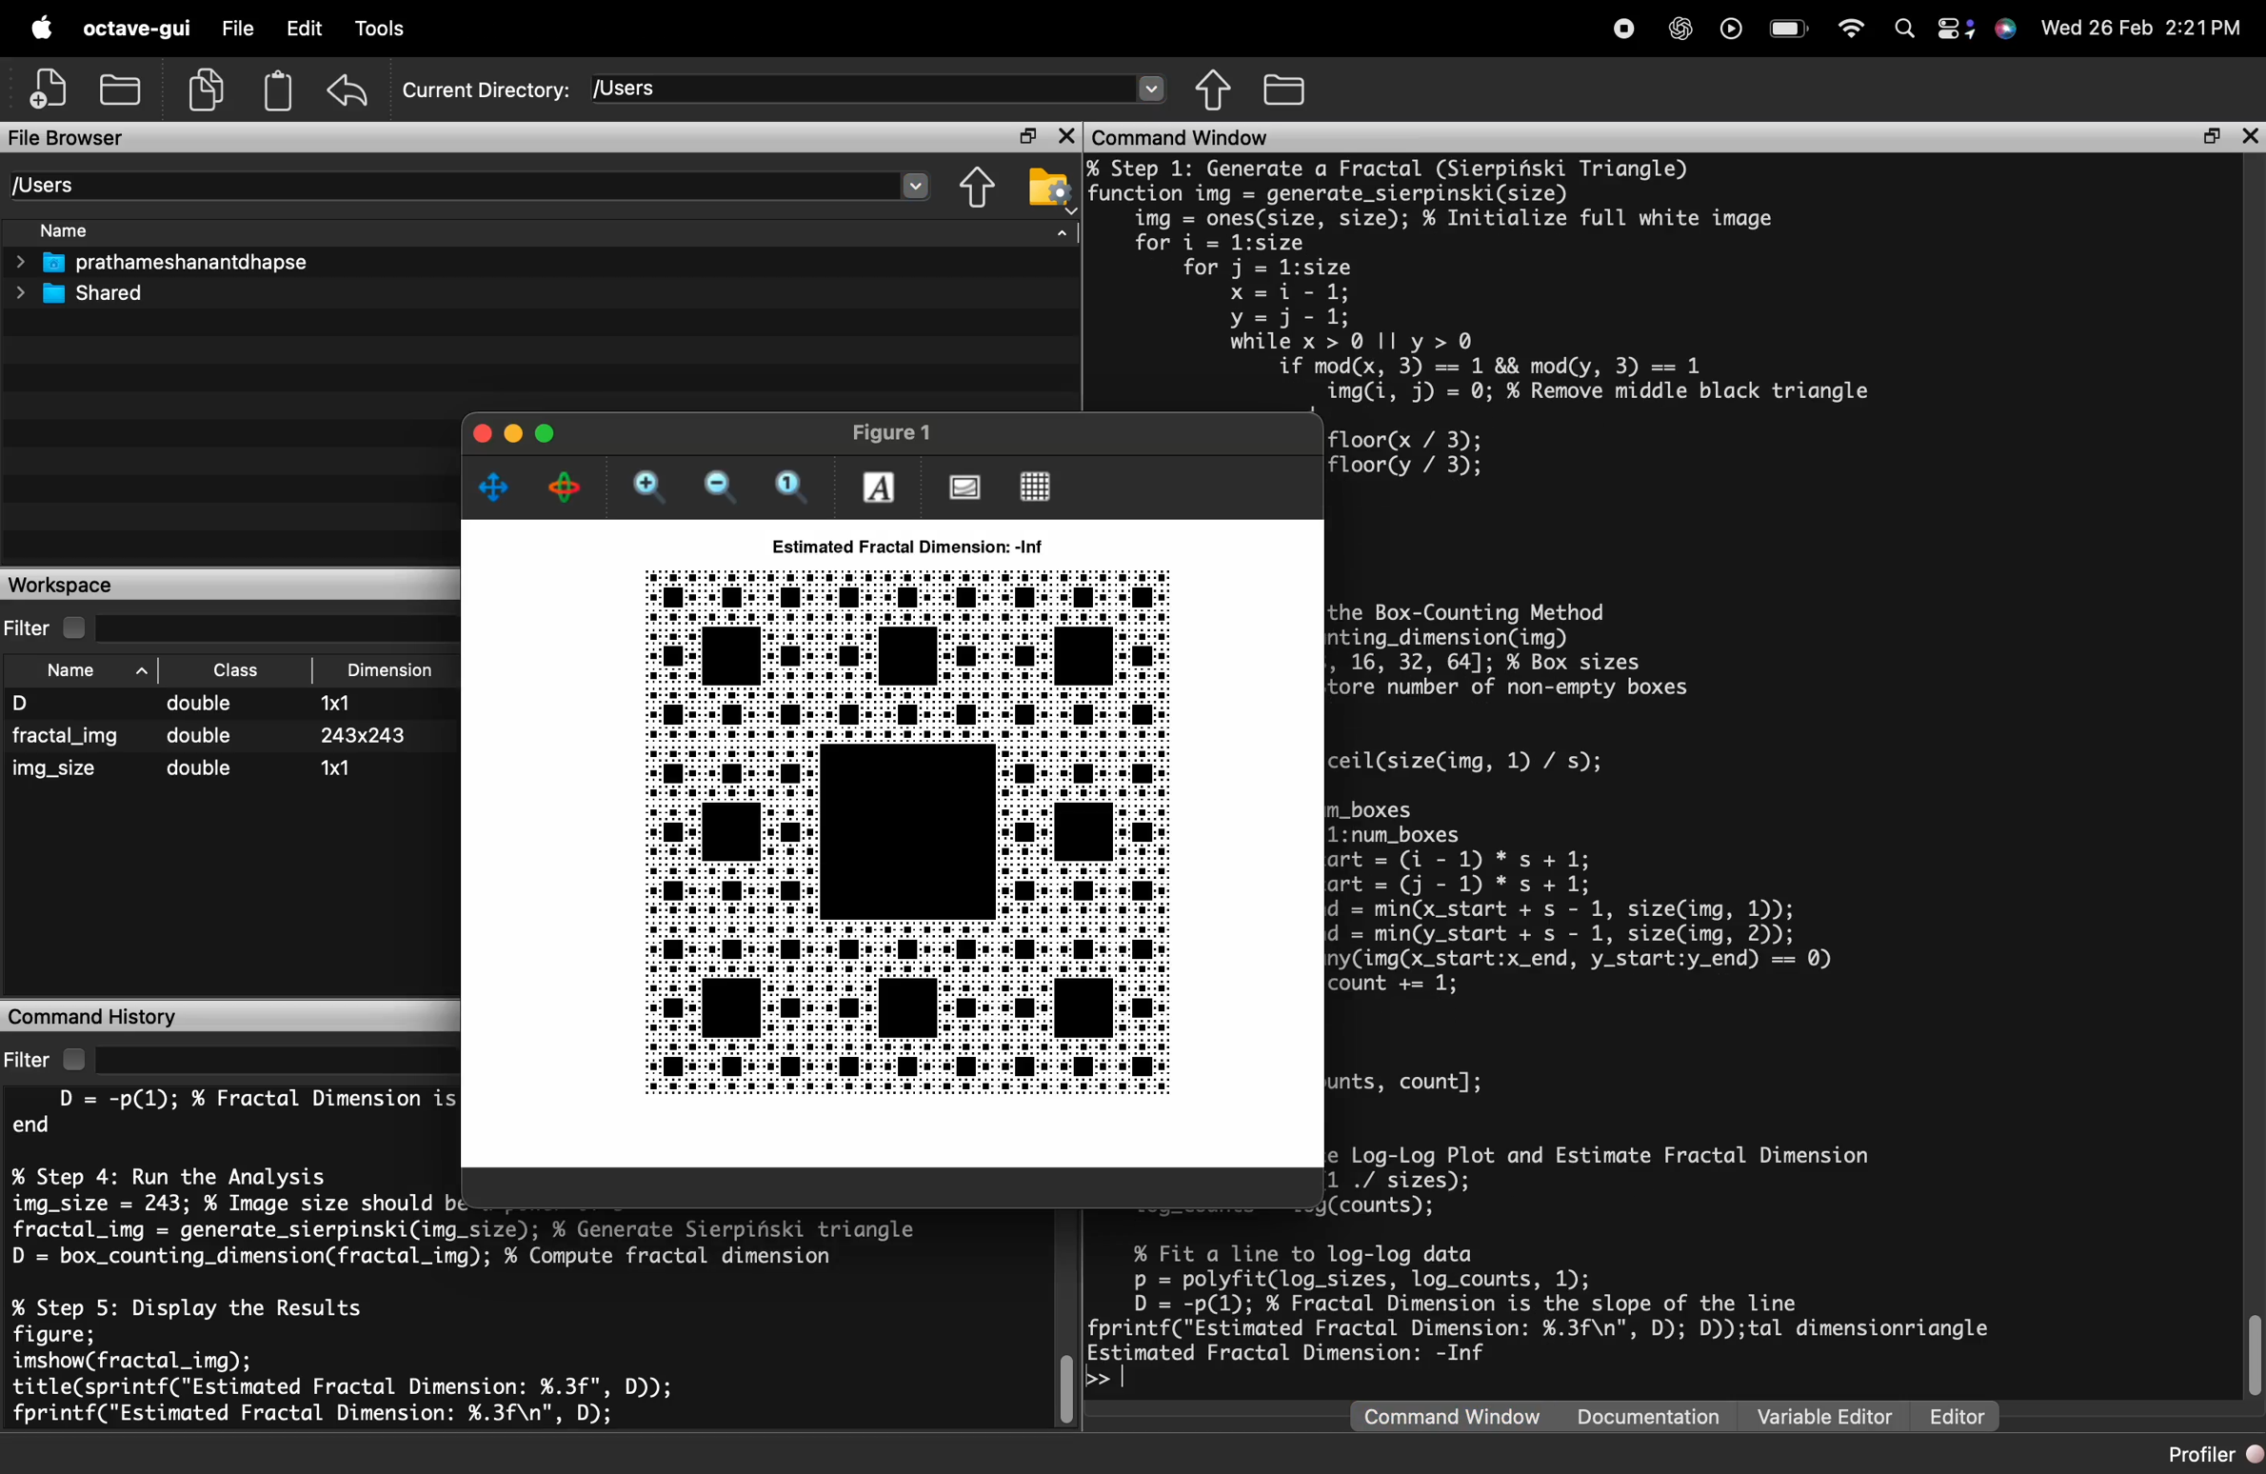 This screenshot has height=1474, width=2266. Describe the element at coordinates (2009, 23) in the screenshot. I see `siri` at that location.